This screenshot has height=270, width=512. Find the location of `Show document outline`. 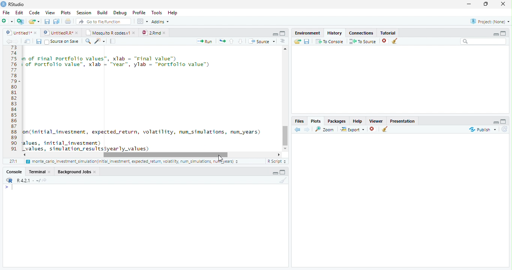

Show document outline is located at coordinates (283, 42).